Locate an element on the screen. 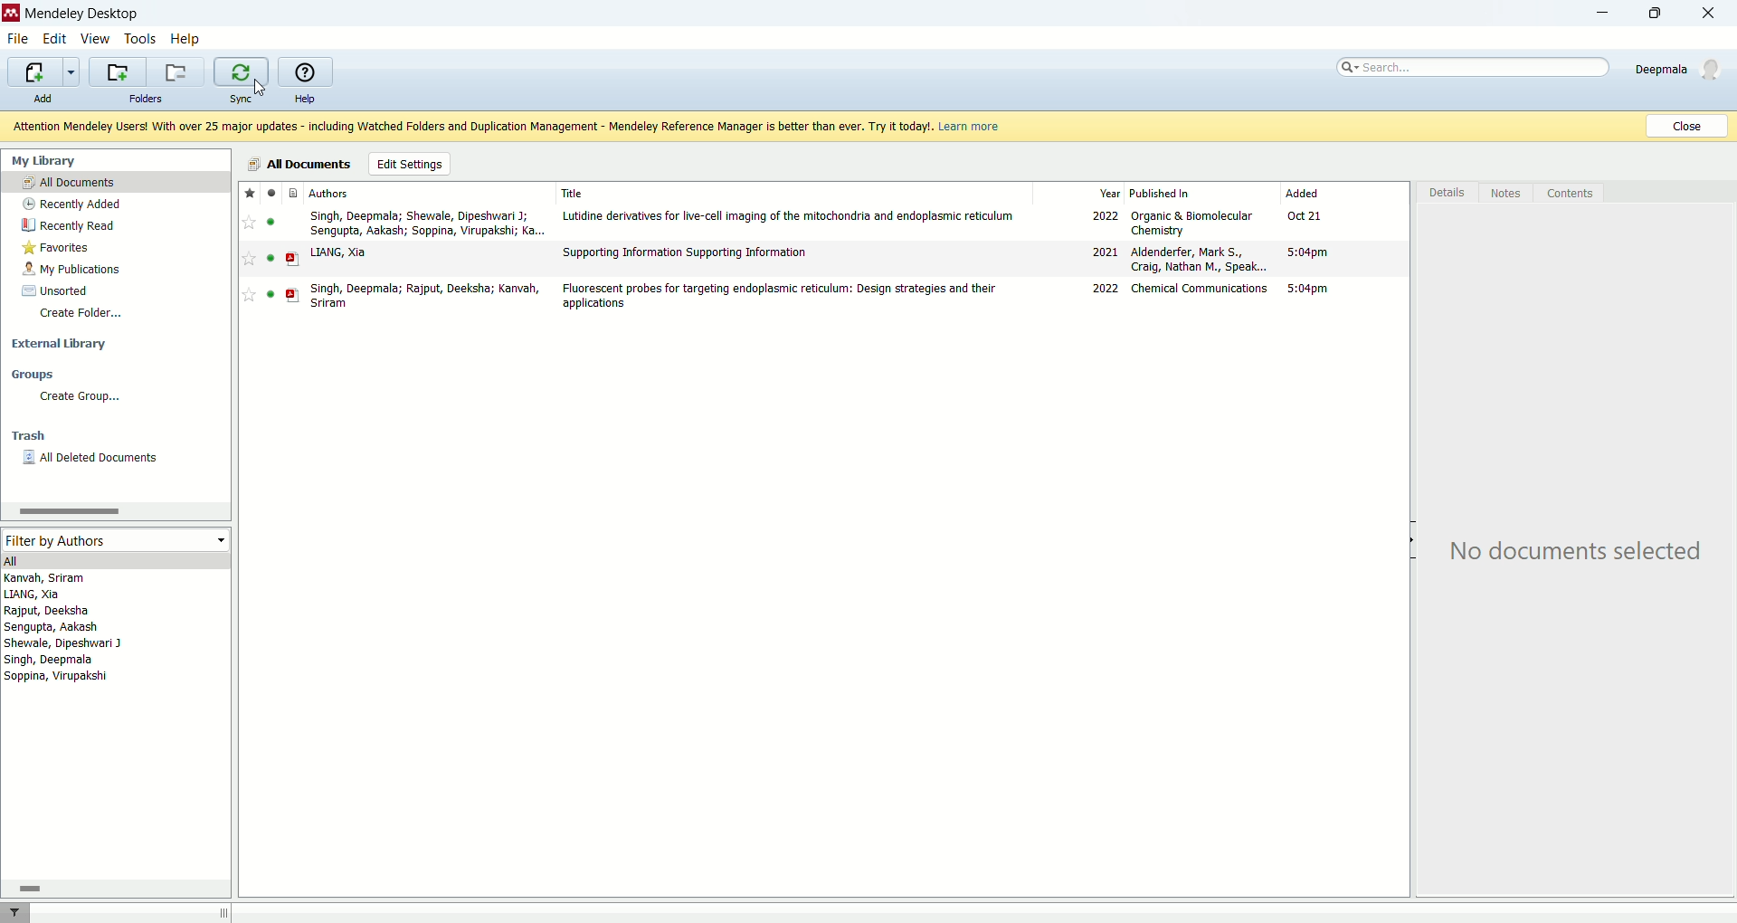 The image size is (1737, 923). create folder is located at coordinates (81, 313).